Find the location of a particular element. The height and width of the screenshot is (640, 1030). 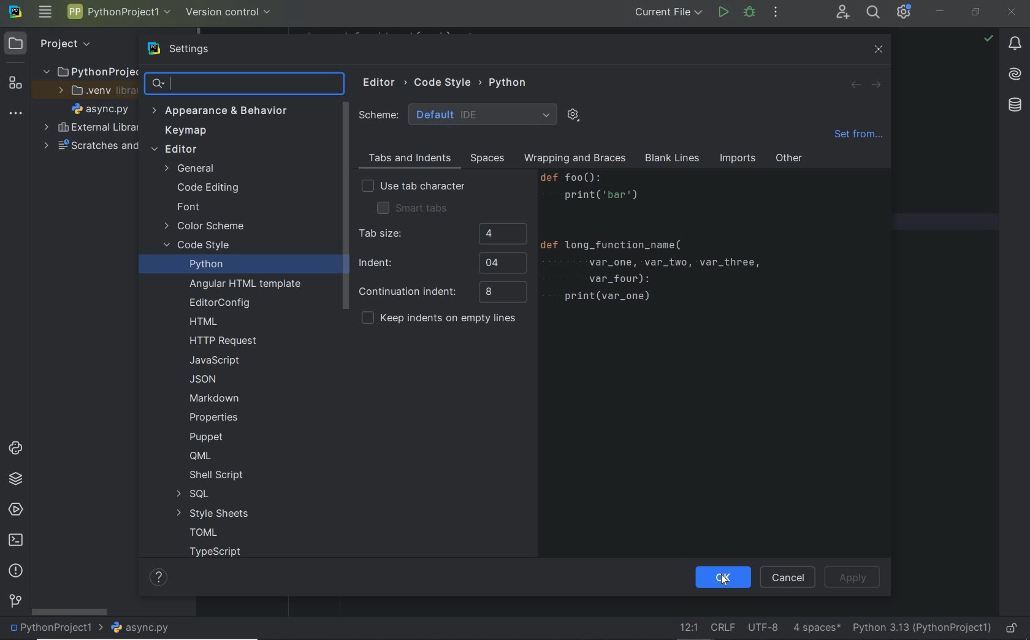

indent is located at coordinates (441, 262).